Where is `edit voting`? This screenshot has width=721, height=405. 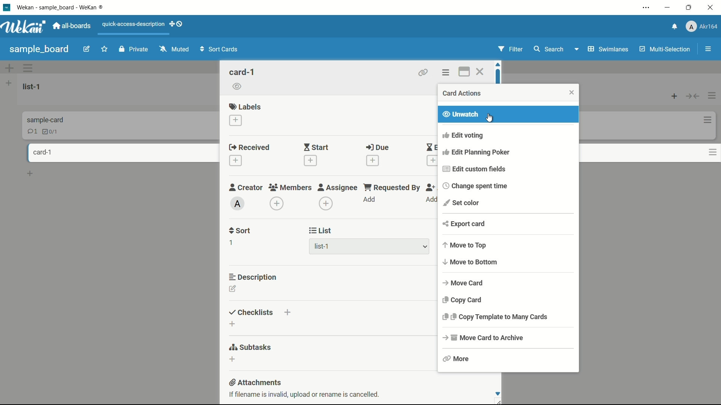 edit voting is located at coordinates (462, 135).